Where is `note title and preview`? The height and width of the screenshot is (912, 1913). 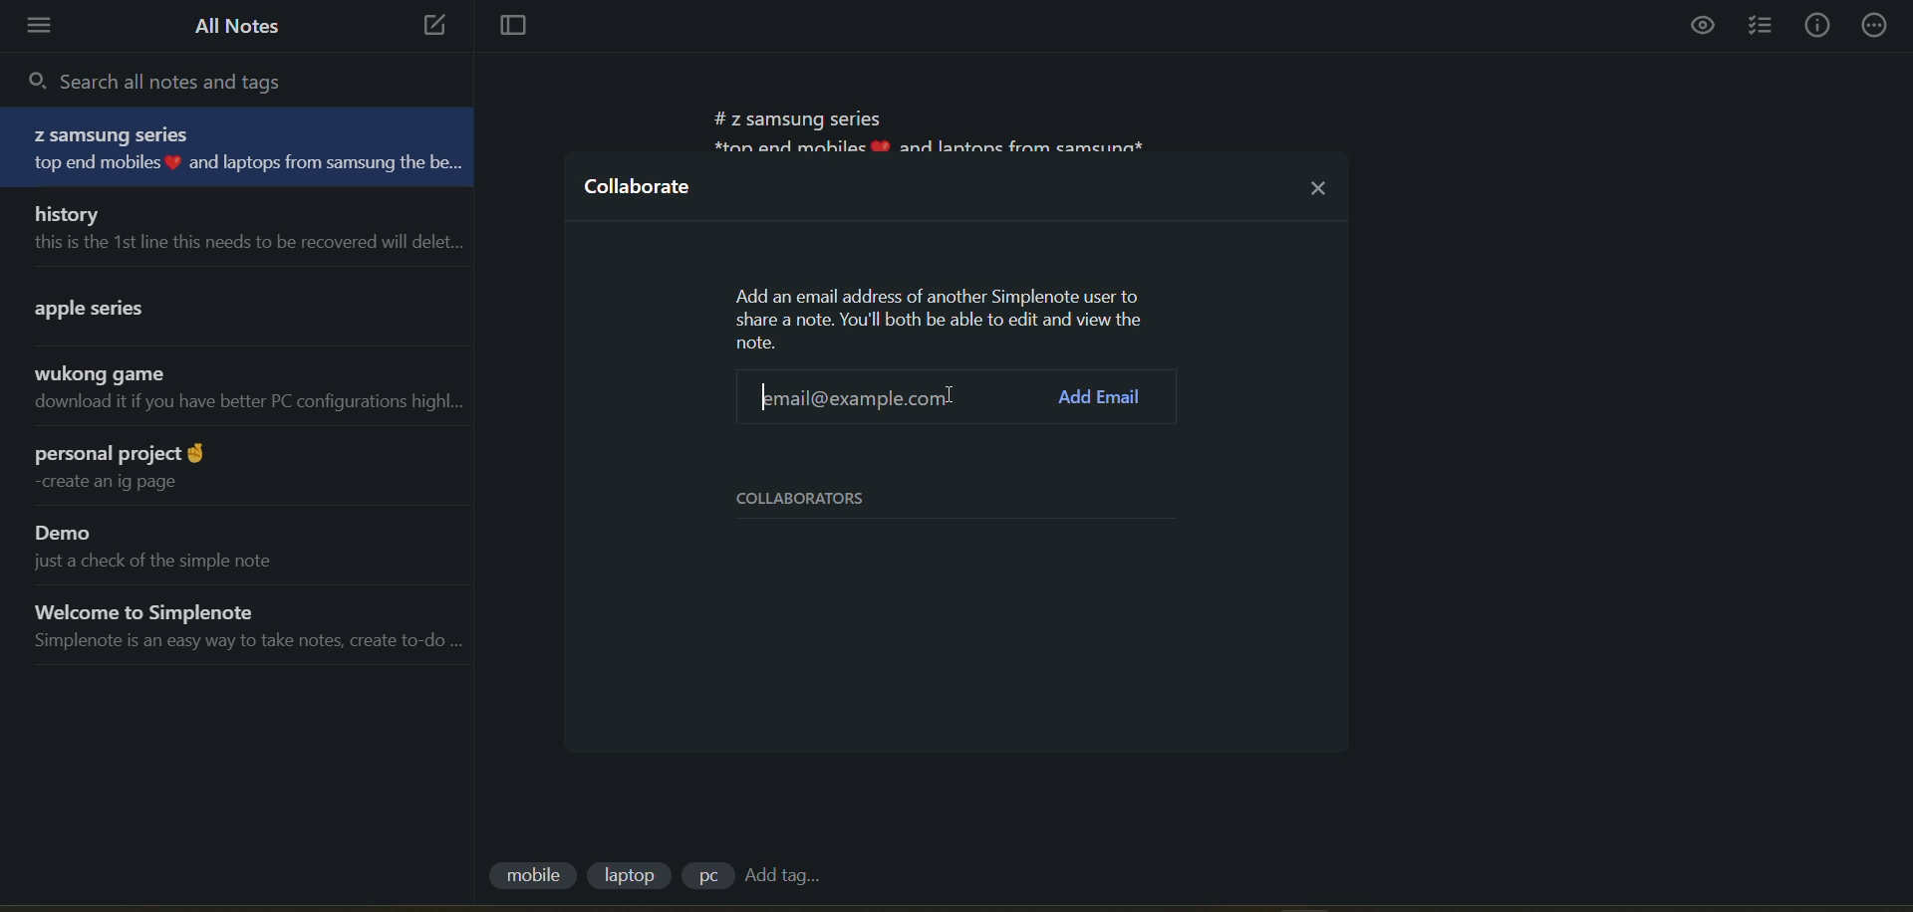
note title and preview is located at coordinates (221, 305).